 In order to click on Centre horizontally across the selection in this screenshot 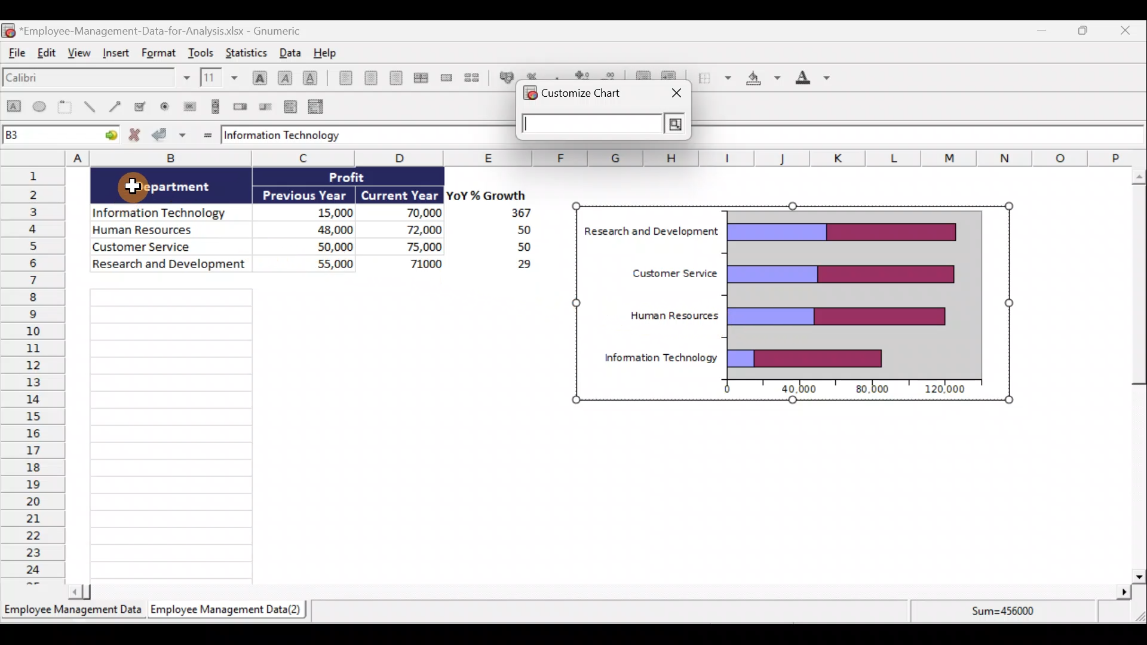, I will do `click(421, 76)`.